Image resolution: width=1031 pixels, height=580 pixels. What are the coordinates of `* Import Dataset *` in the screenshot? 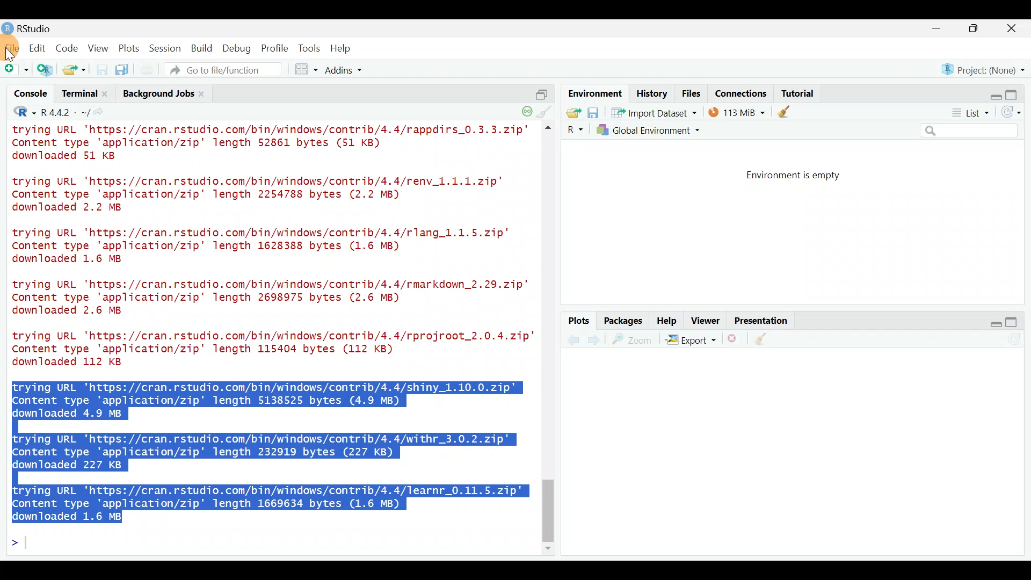 It's located at (651, 113).